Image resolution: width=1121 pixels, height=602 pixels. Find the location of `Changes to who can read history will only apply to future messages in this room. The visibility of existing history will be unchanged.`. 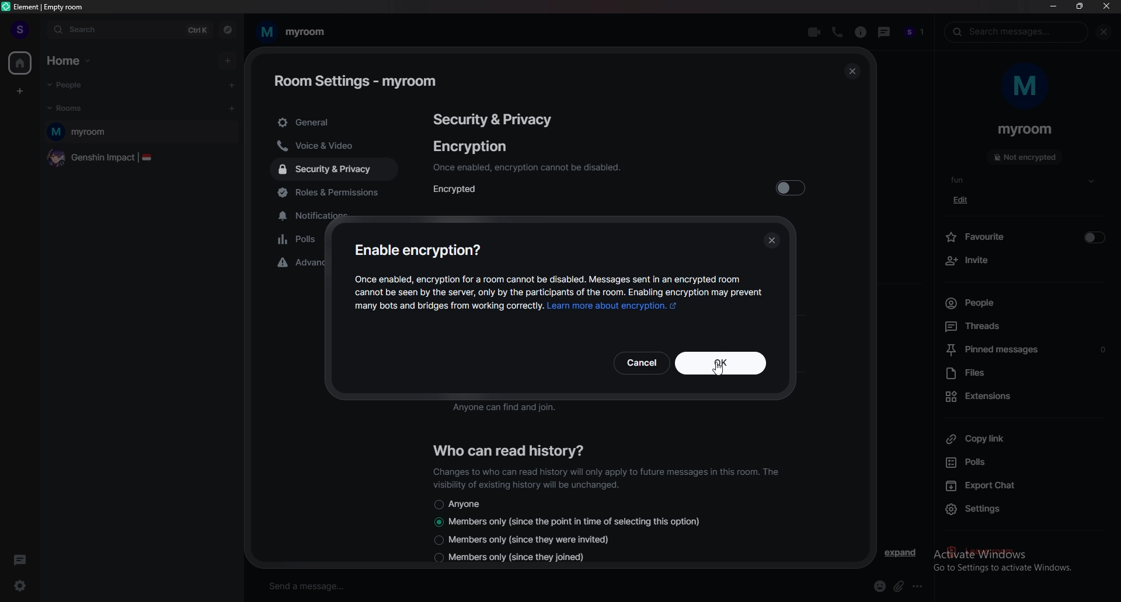

Changes to who can read history will only apply to future messages in this room. The visibility of existing history will be unchanged. is located at coordinates (607, 477).